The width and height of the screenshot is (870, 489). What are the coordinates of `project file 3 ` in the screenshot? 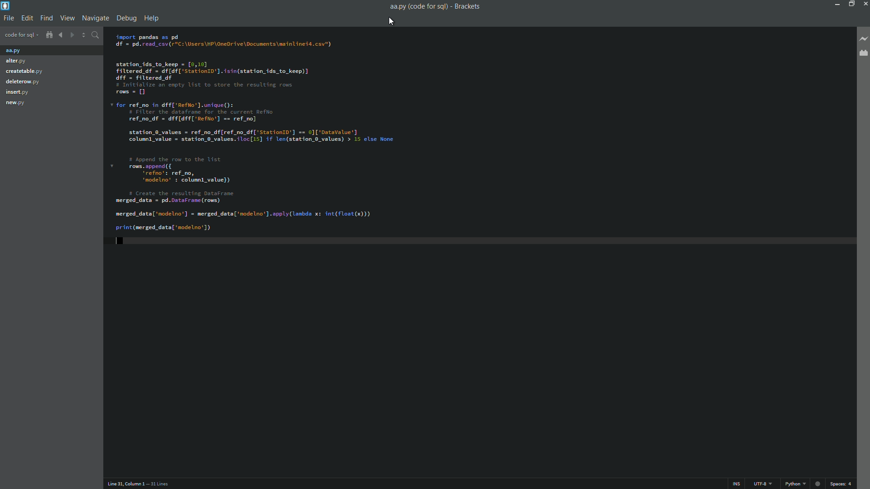 It's located at (27, 71).